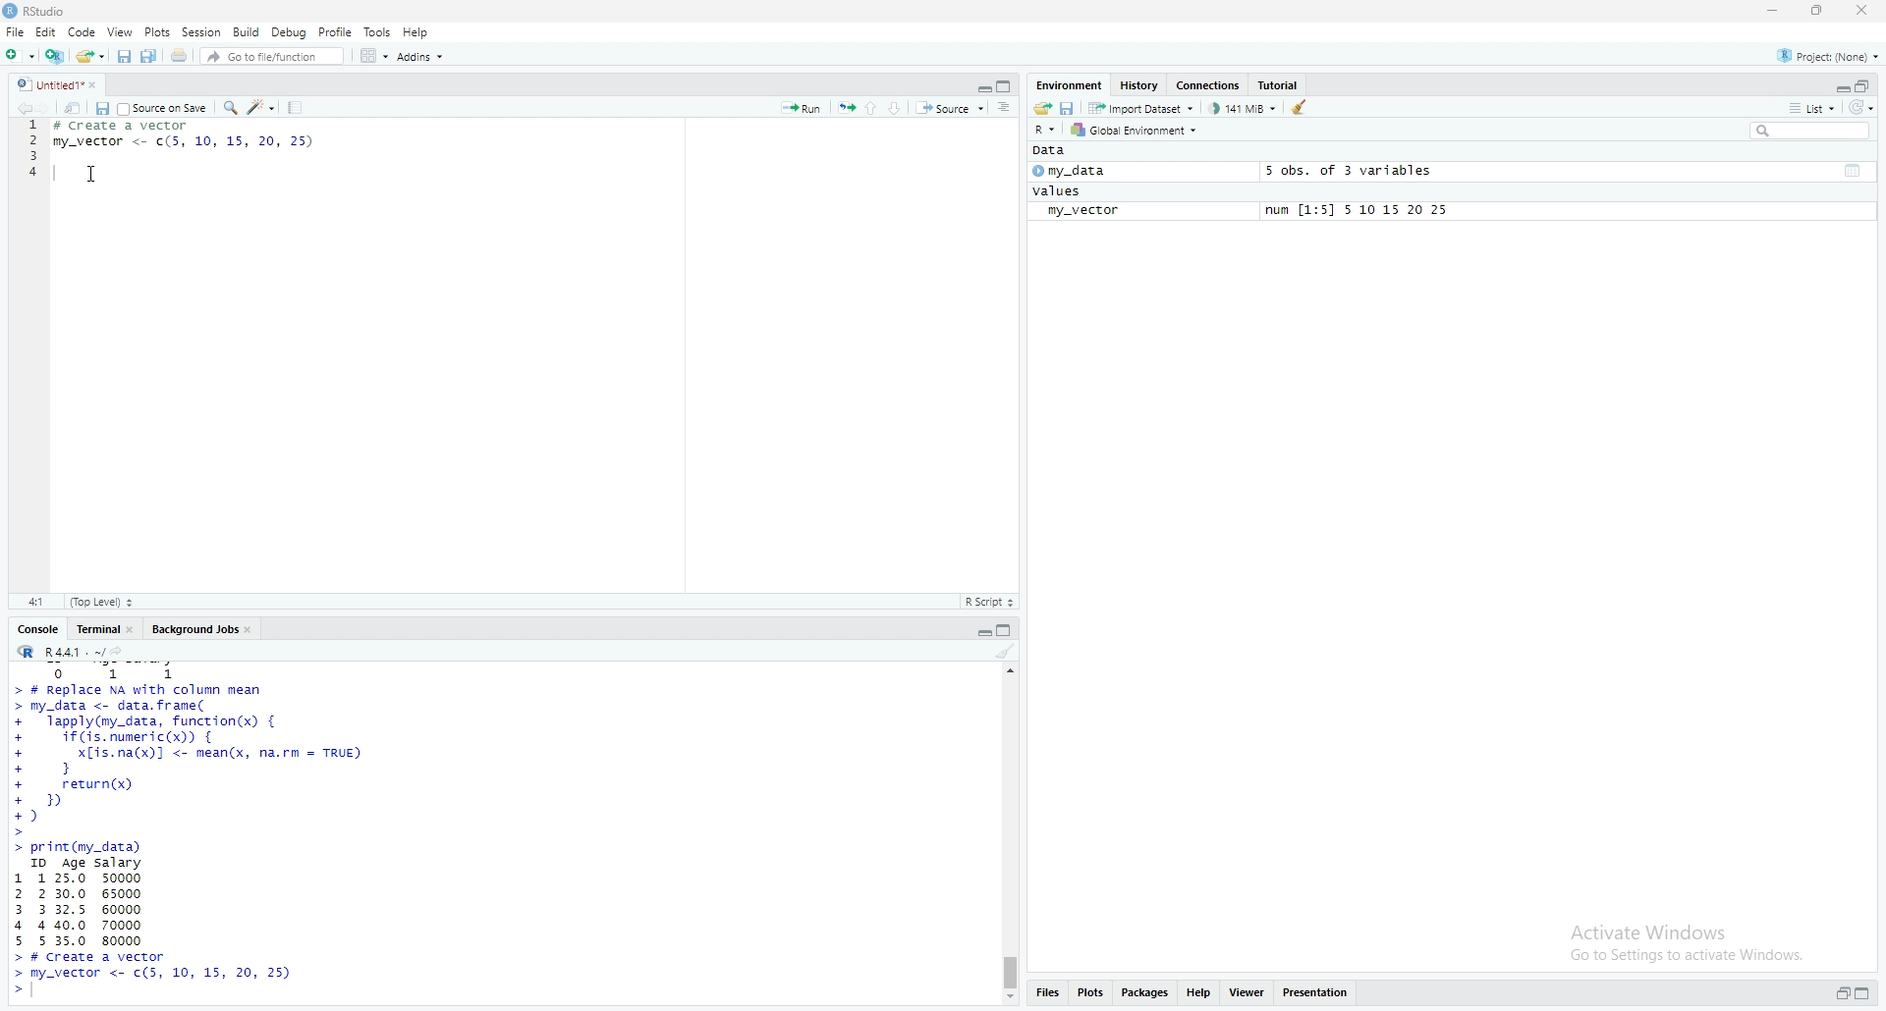 The image size is (1886, 1011). What do you see at coordinates (1057, 151) in the screenshot?
I see `Data` at bounding box center [1057, 151].